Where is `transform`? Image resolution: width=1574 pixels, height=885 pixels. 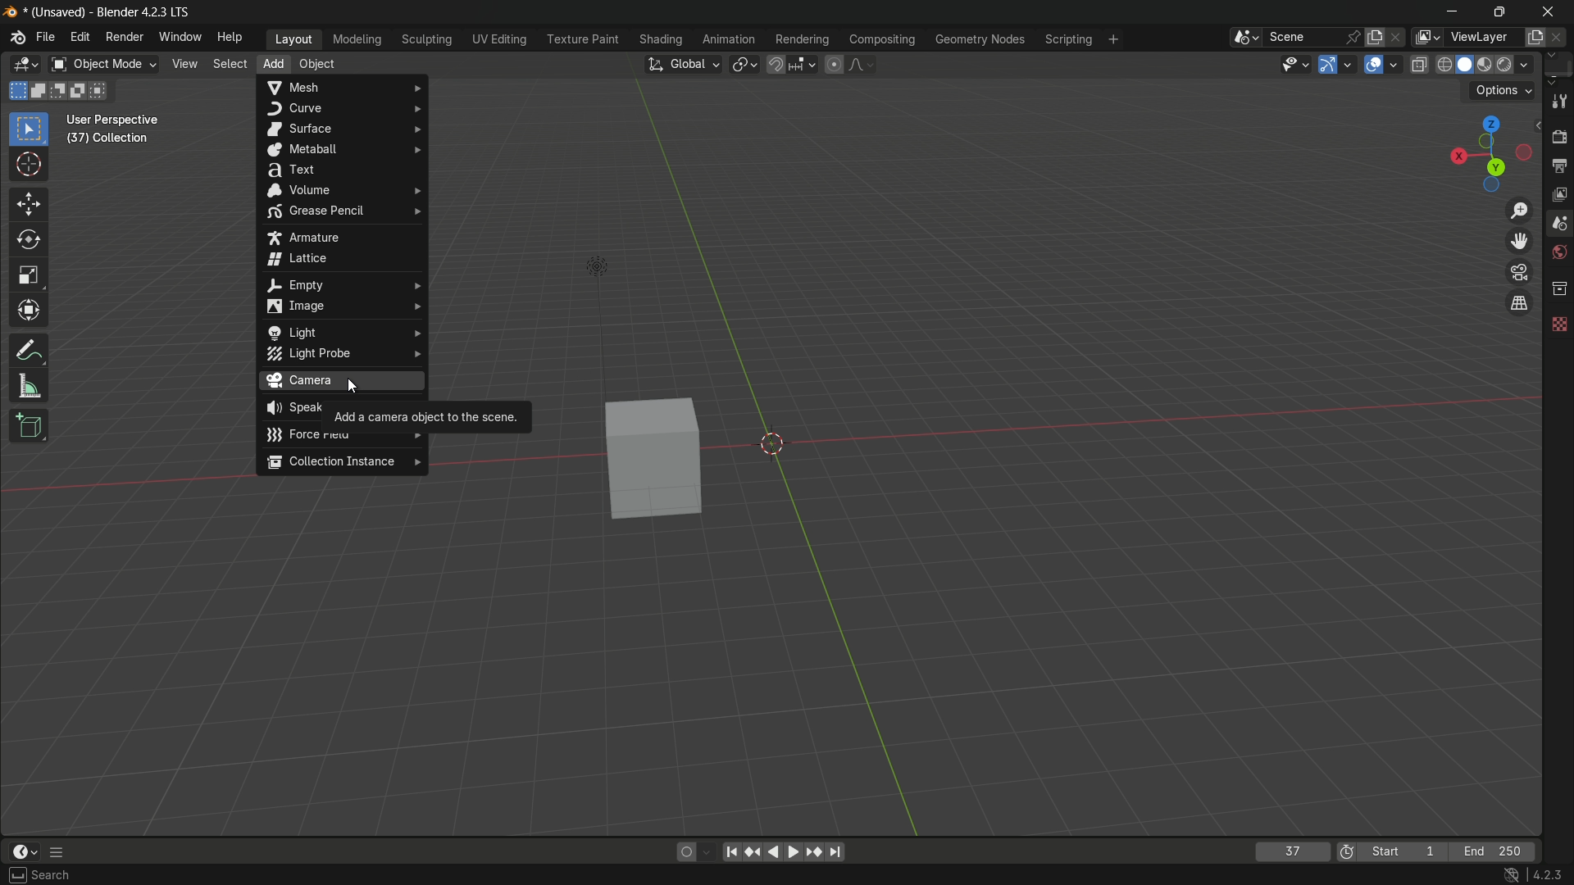
transform is located at coordinates (29, 313).